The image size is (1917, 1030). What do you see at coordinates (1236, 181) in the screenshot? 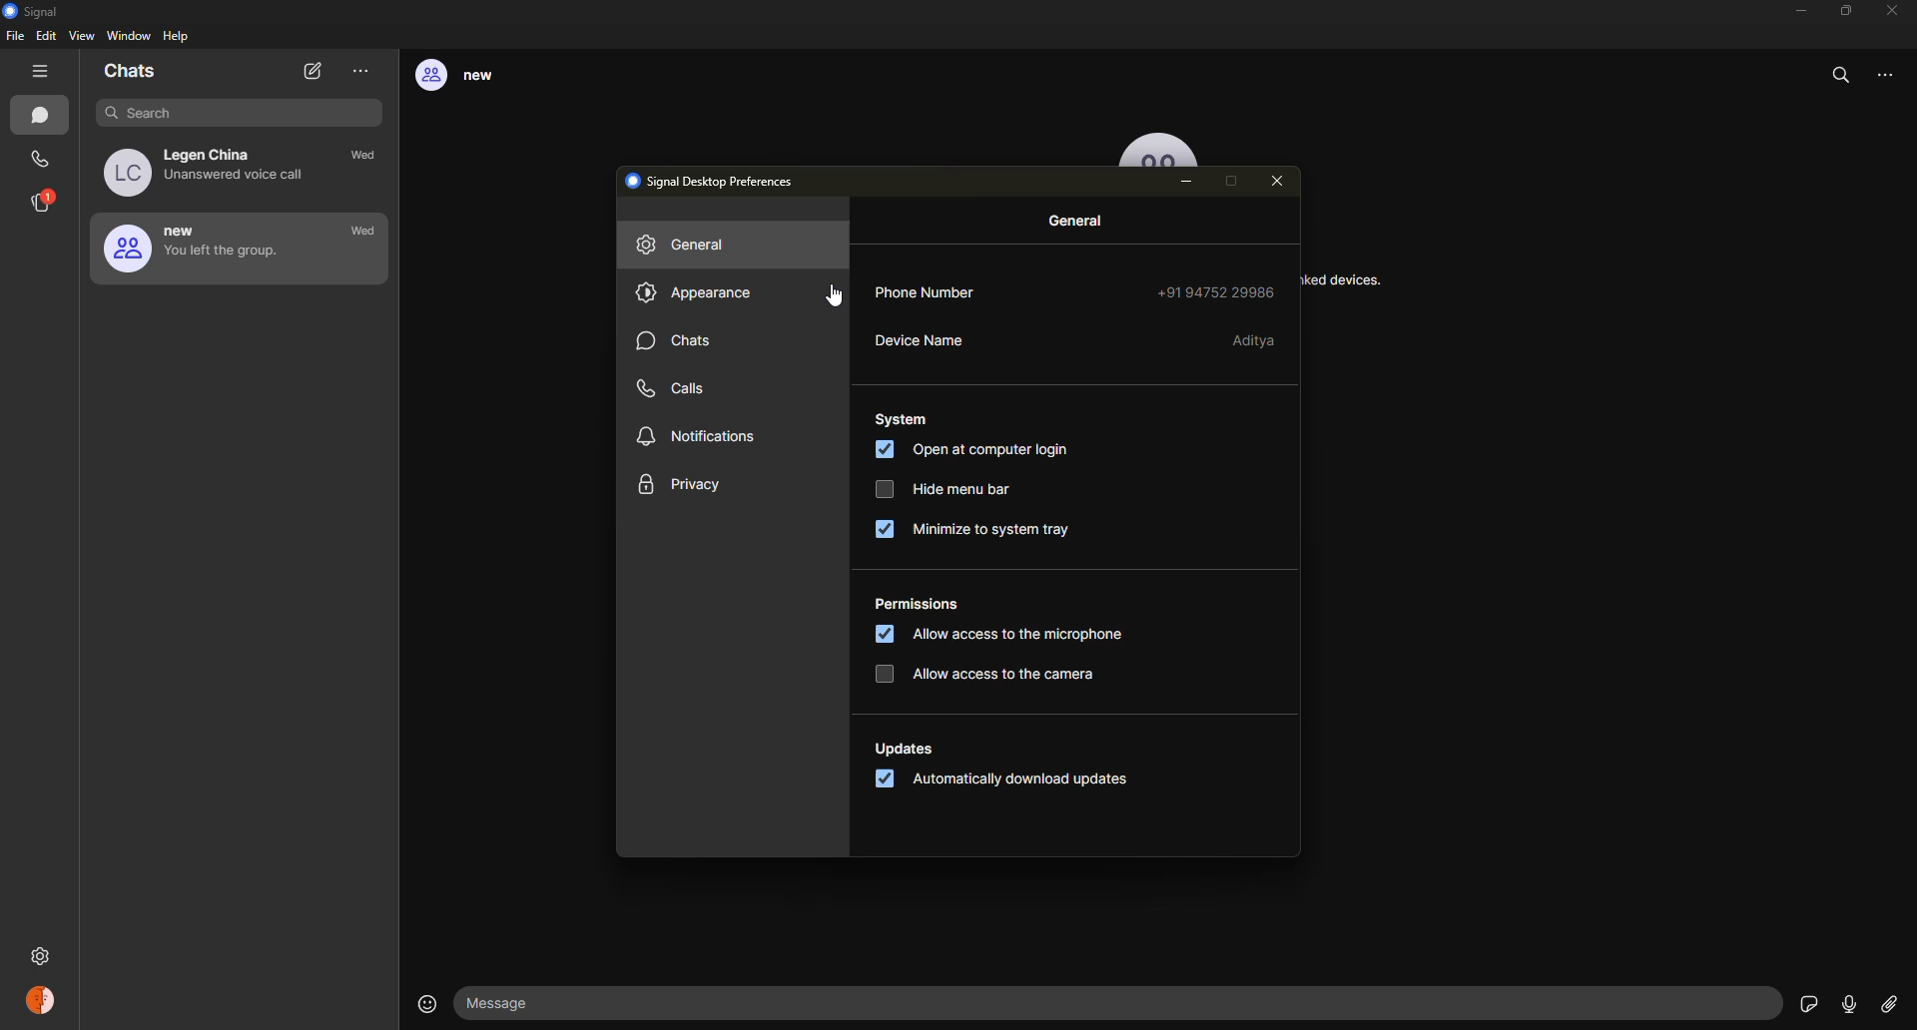
I see `max` at bounding box center [1236, 181].